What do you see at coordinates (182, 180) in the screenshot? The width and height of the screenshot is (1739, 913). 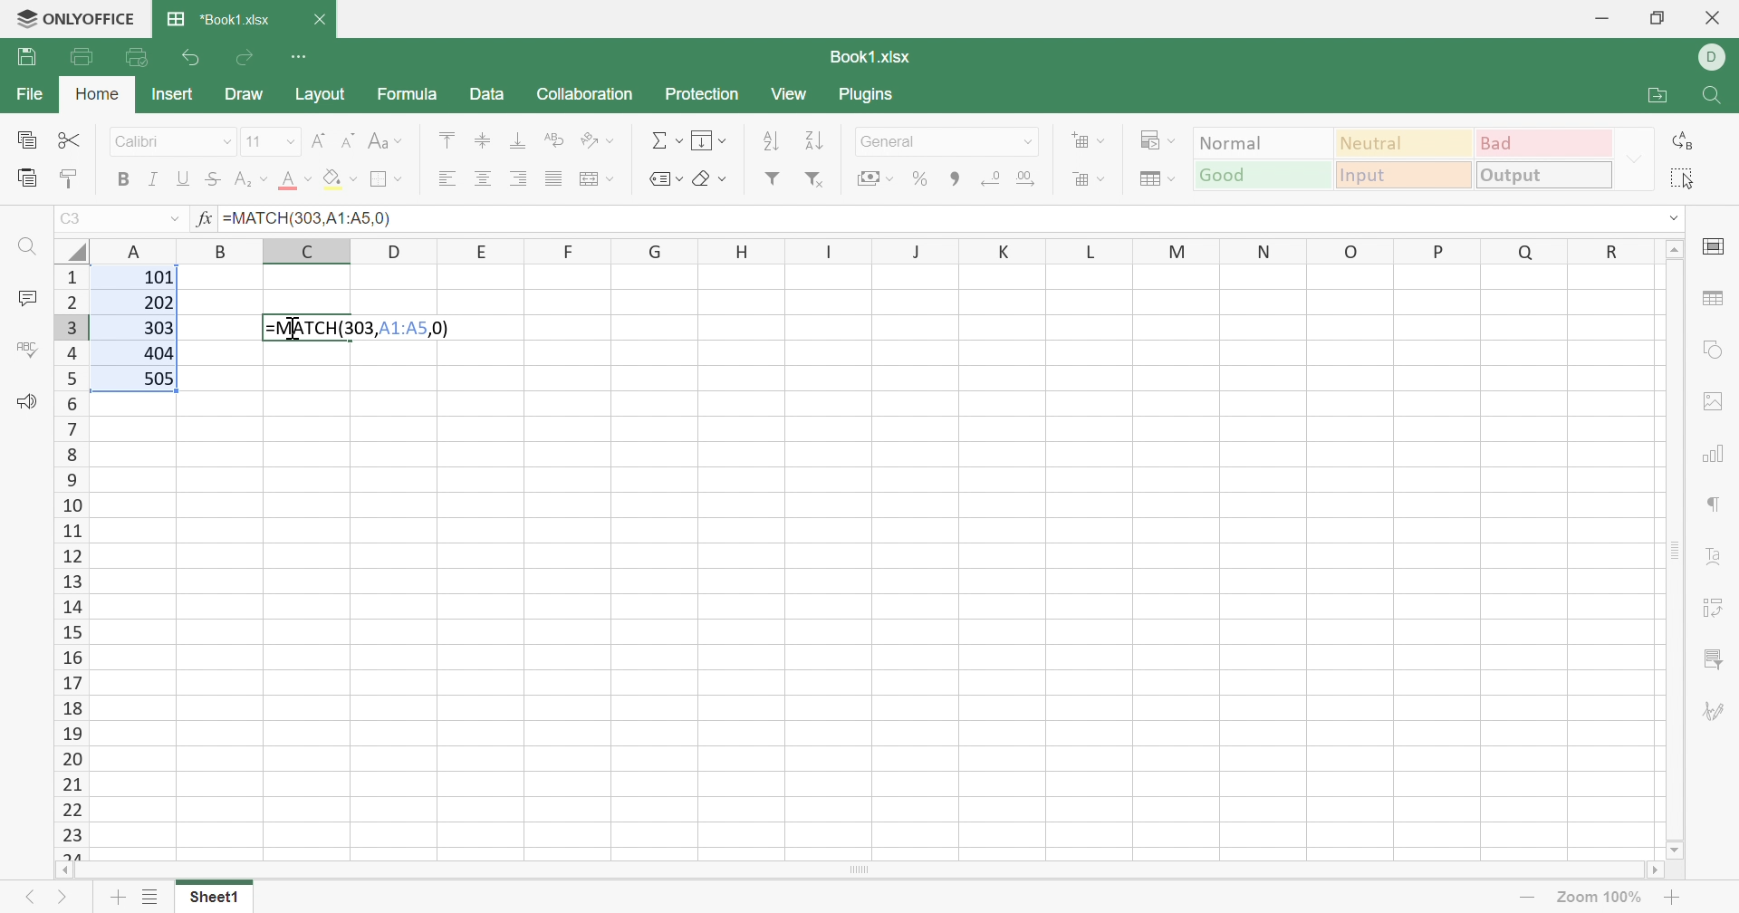 I see `Underline` at bounding box center [182, 180].